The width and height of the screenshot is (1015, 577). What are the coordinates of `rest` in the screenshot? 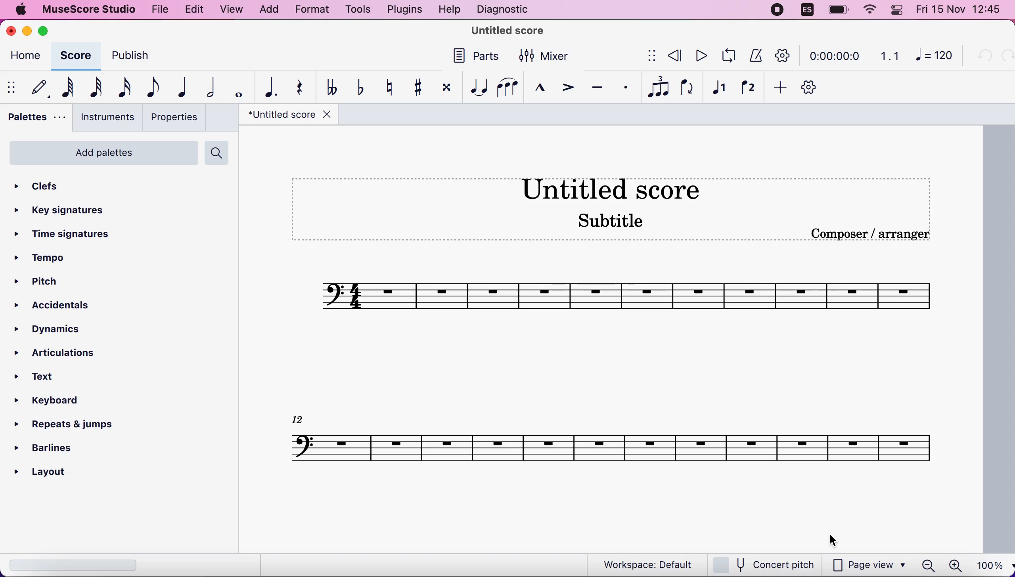 It's located at (296, 88).